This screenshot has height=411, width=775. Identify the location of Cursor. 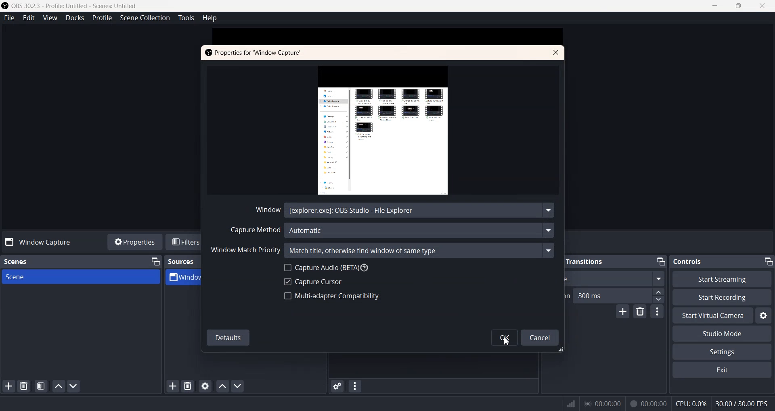
(507, 340).